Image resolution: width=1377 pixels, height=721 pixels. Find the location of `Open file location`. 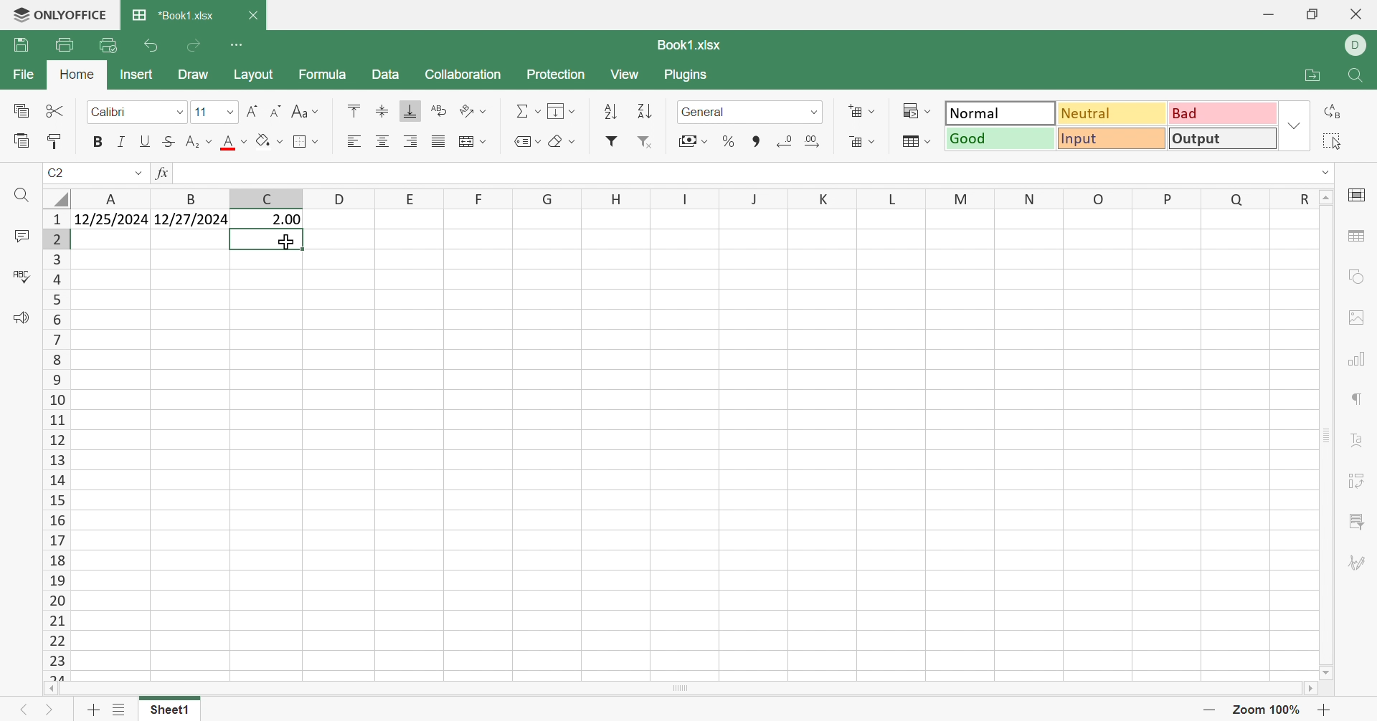

Open file location is located at coordinates (1314, 76).